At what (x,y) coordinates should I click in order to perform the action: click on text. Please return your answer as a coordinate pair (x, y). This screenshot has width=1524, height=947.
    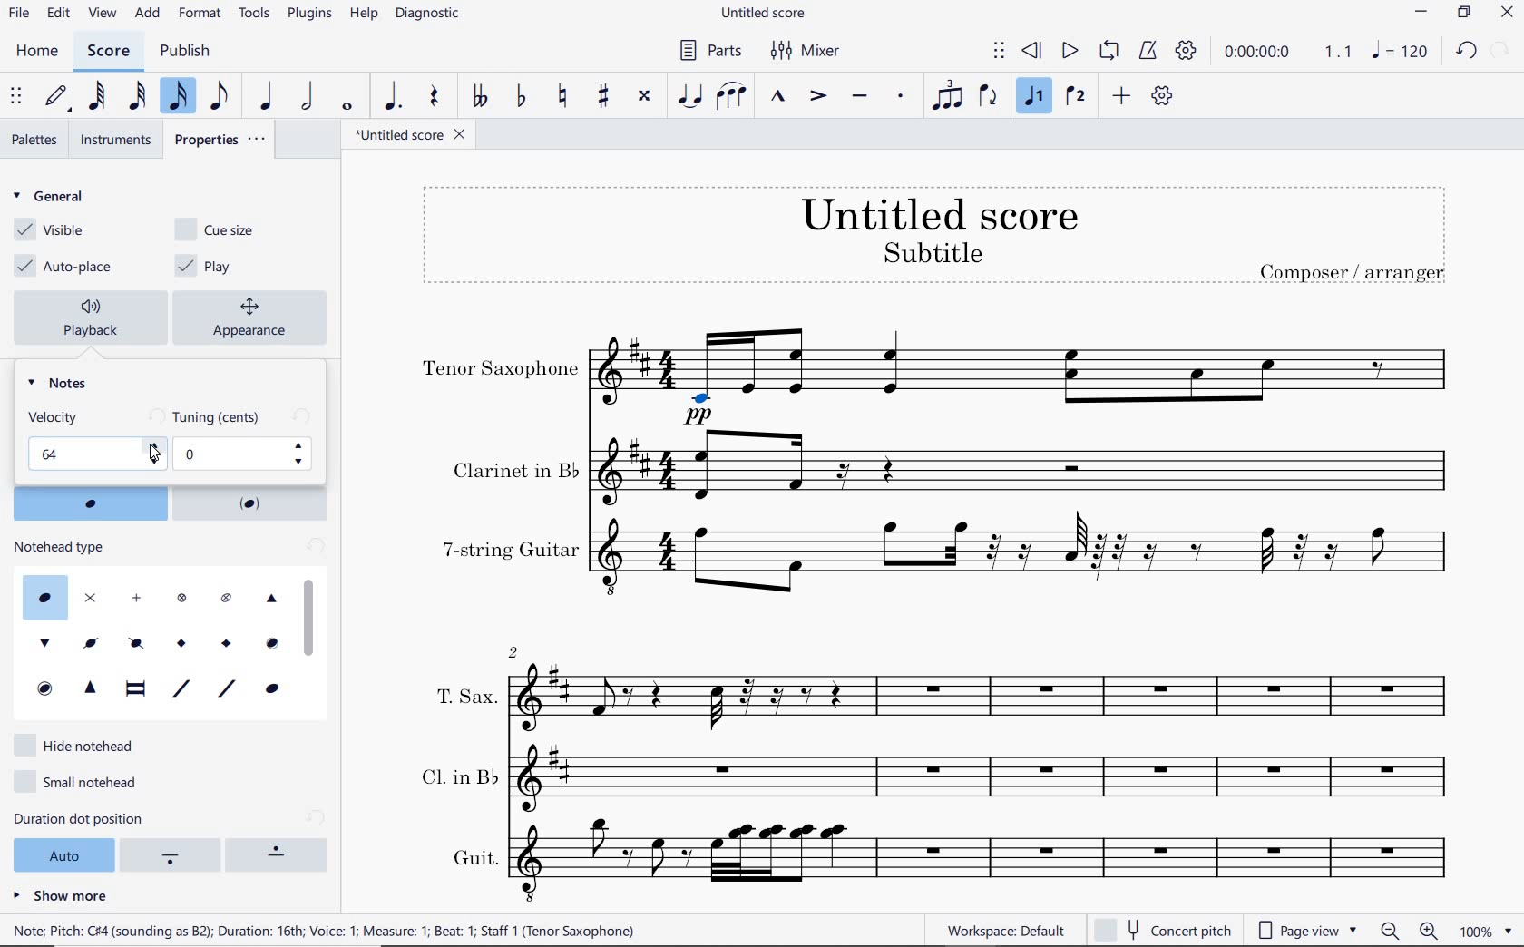
    Looking at the image, I should click on (456, 774).